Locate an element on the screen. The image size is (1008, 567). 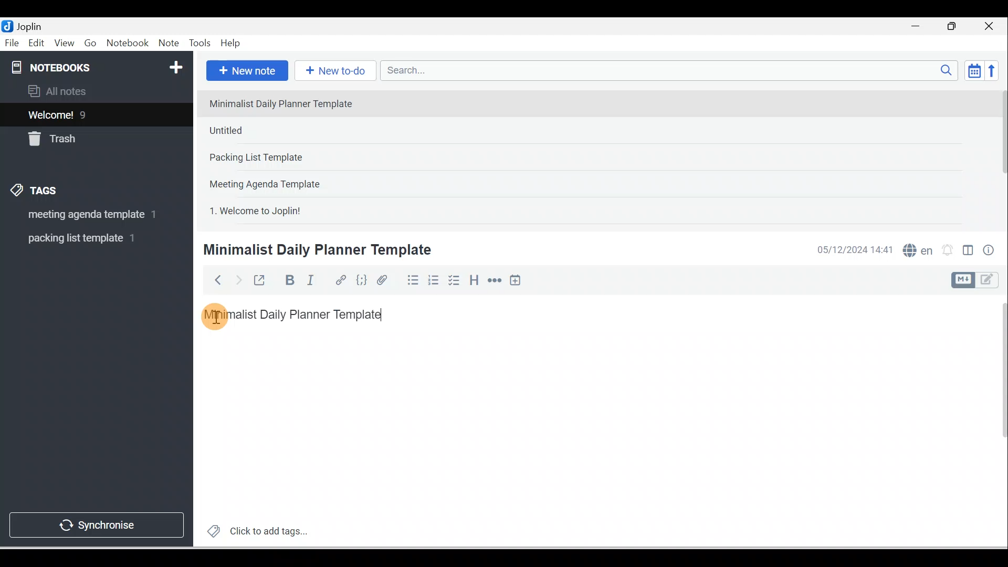
Go is located at coordinates (92, 44).